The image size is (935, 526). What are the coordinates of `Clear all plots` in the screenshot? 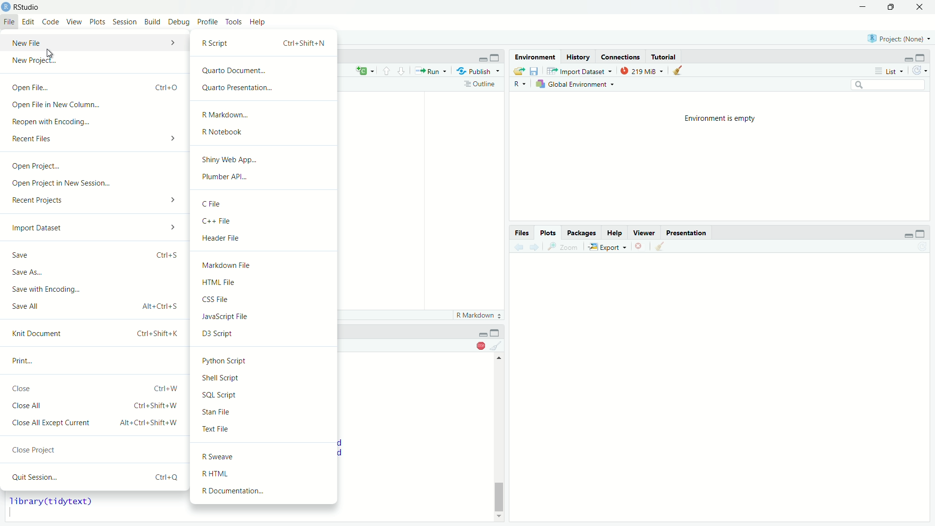 It's located at (664, 246).